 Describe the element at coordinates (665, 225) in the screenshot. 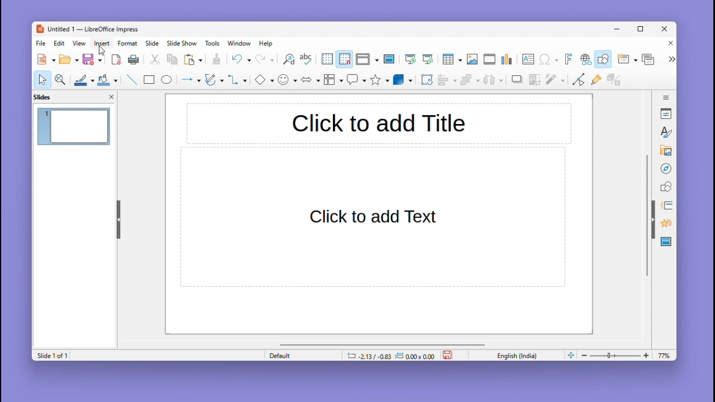

I see `Effects` at that location.